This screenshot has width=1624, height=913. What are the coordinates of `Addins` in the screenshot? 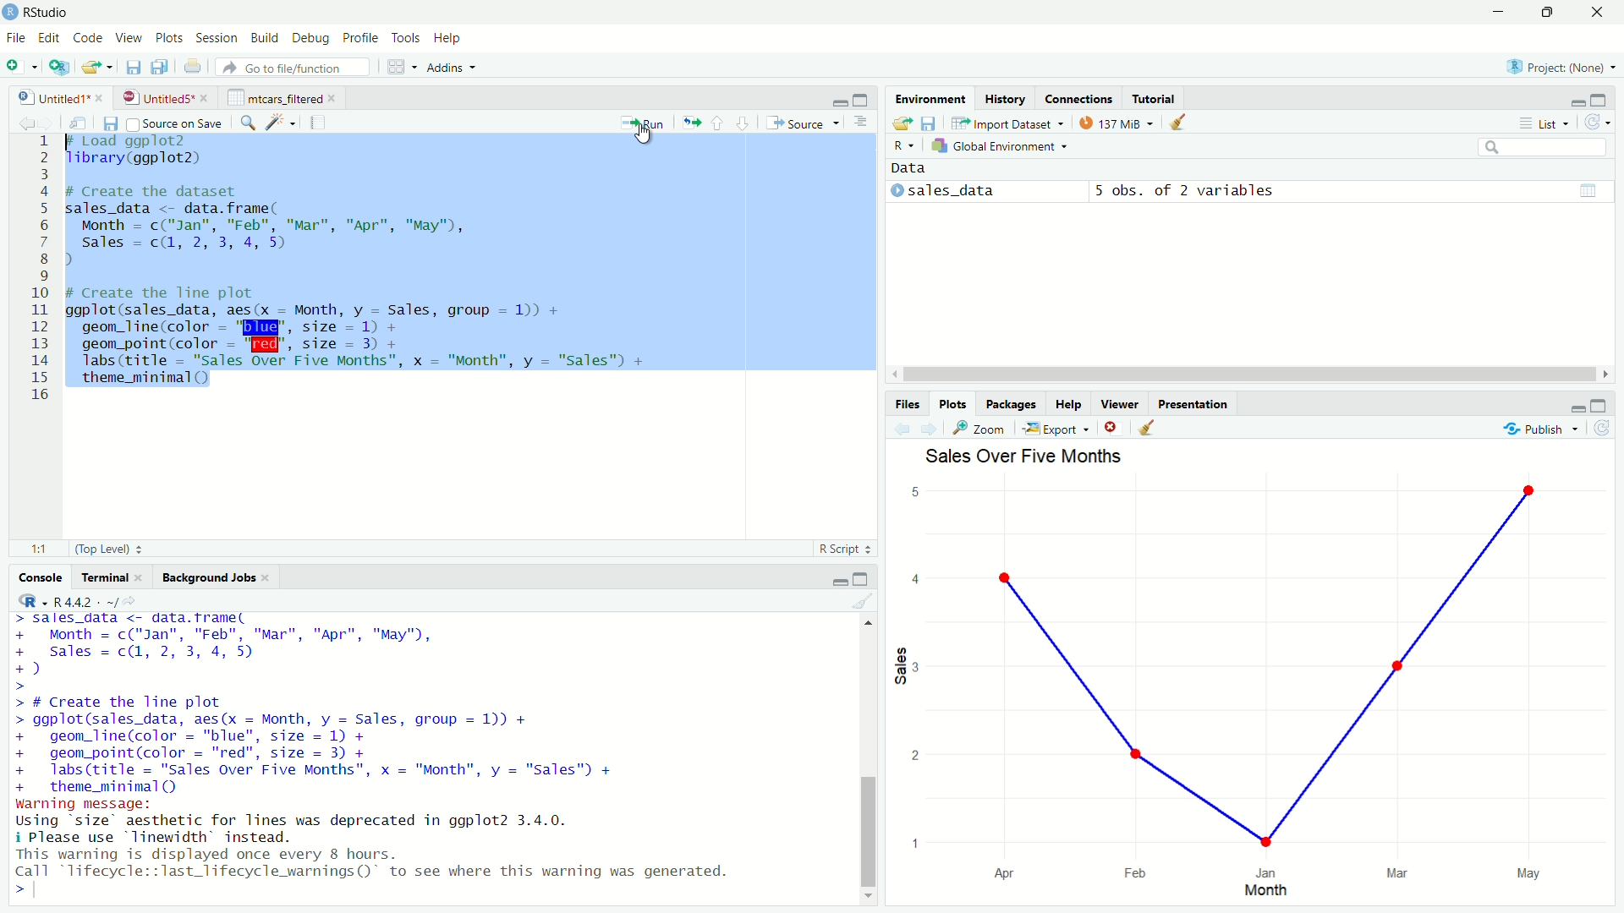 It's located at (444, 68).